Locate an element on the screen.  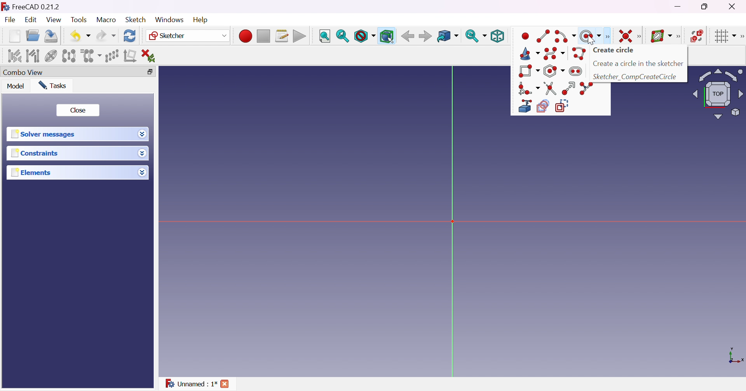
Execute macro is located at coordinates (300, 36).